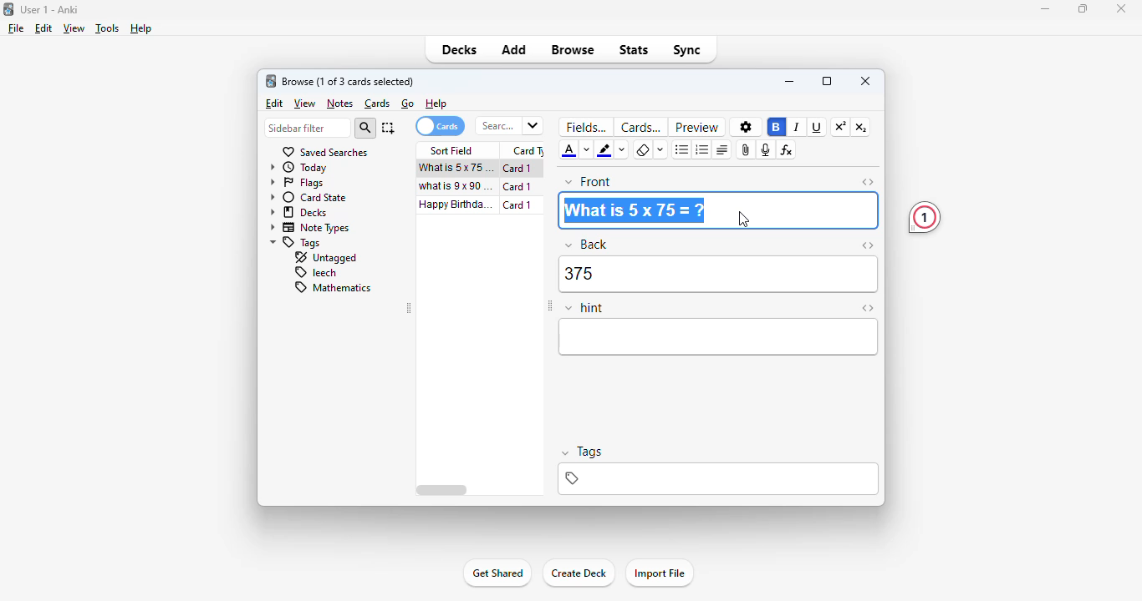 This screenshot has width=1142, height=601. I want to click on tools, so click(109, 28).